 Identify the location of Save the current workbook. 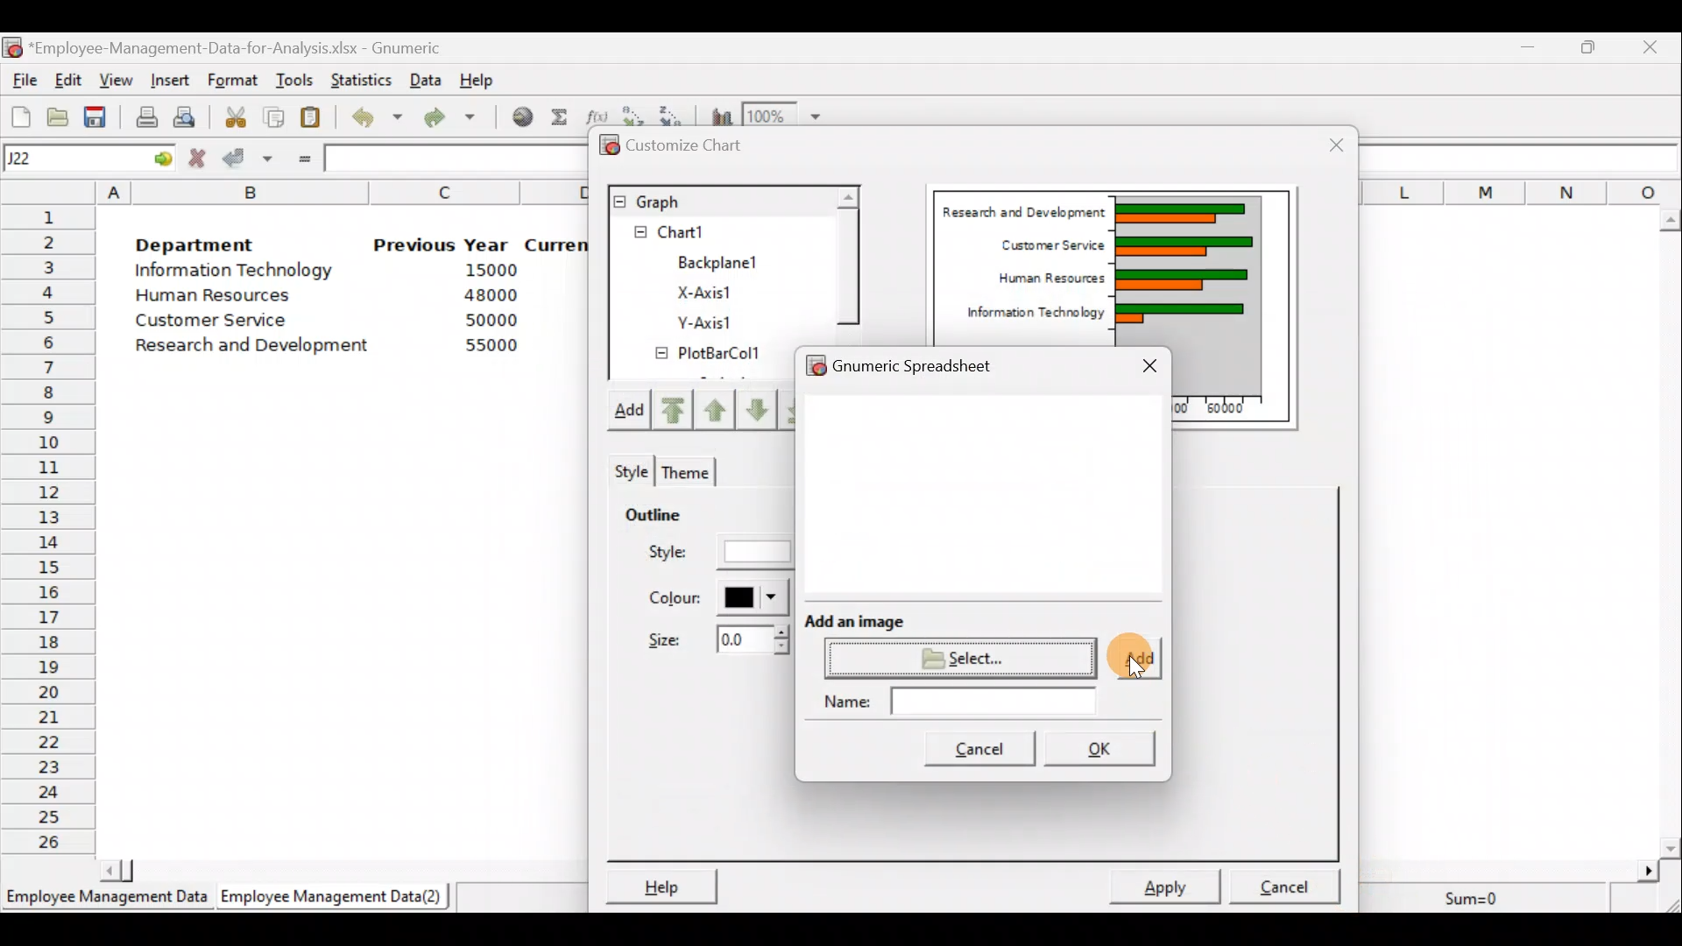
(96, 115).